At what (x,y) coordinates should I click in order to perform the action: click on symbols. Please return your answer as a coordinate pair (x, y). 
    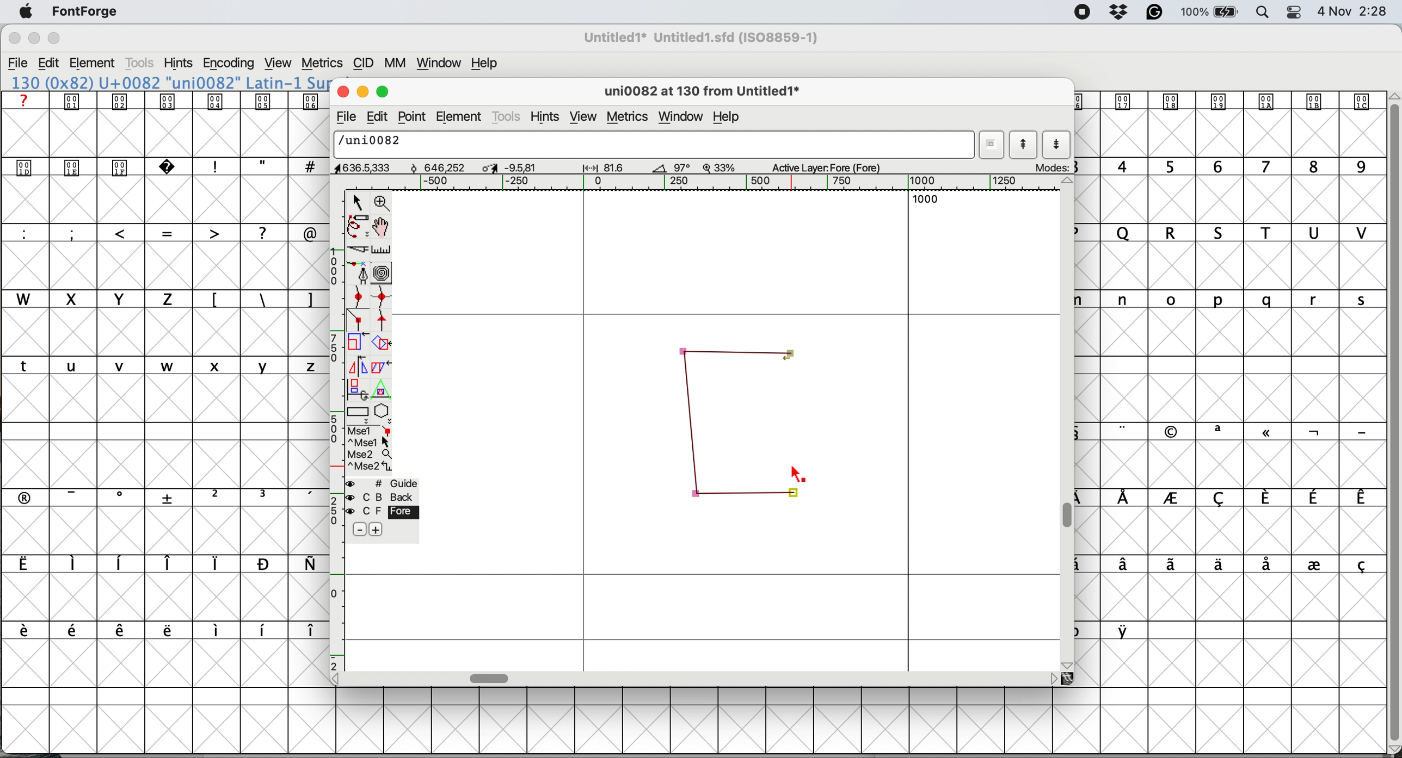
    Looking at the image, I should click on (173, 496).